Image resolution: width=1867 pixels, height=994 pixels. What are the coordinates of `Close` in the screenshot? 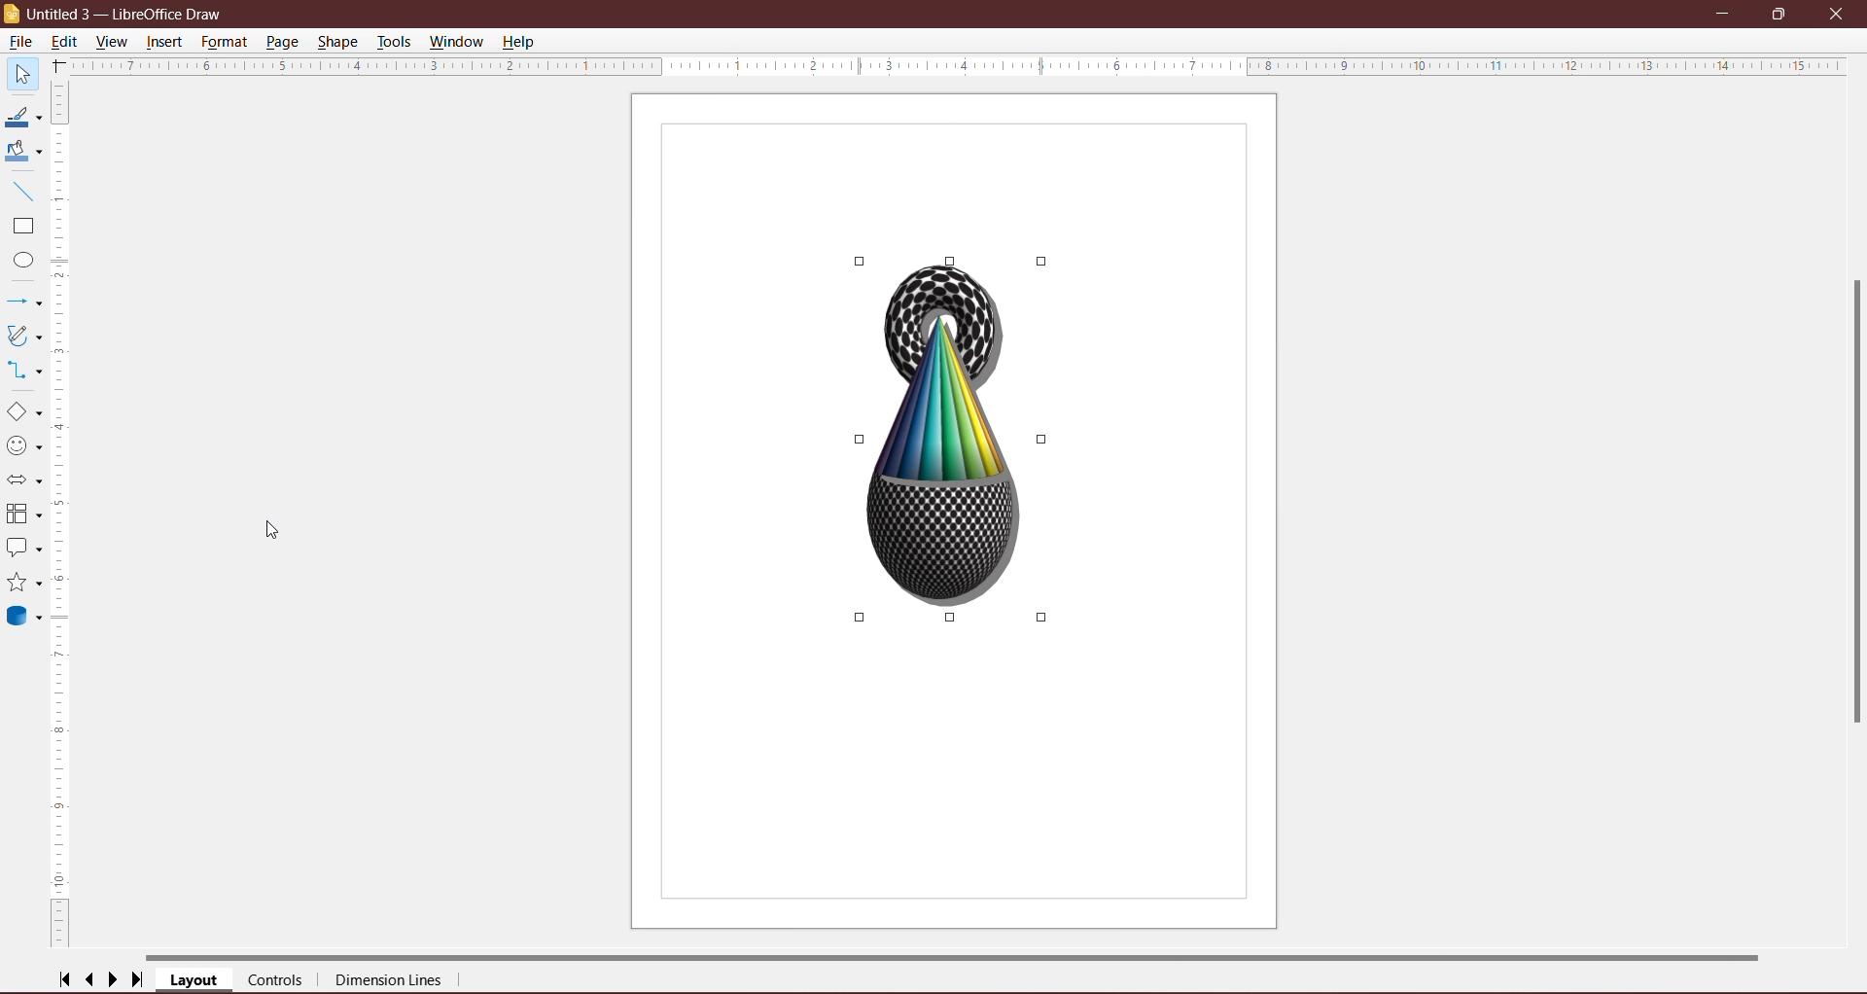 It's located at (1840, 15).